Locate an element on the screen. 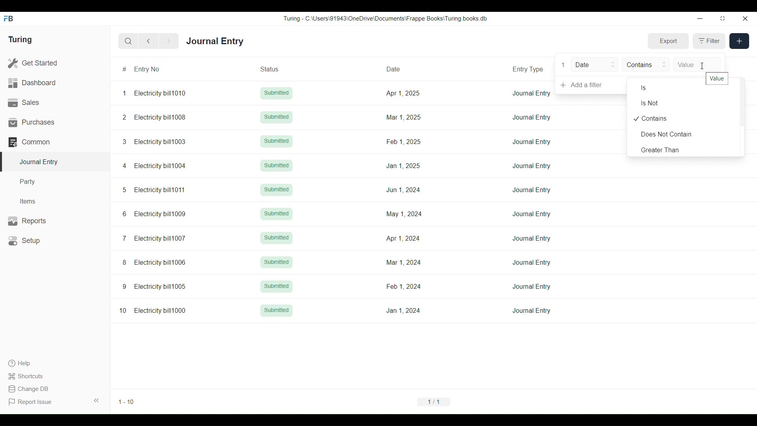 This screenshot has height=426, width=757. Dashboard is located at coordinates (55, 83).